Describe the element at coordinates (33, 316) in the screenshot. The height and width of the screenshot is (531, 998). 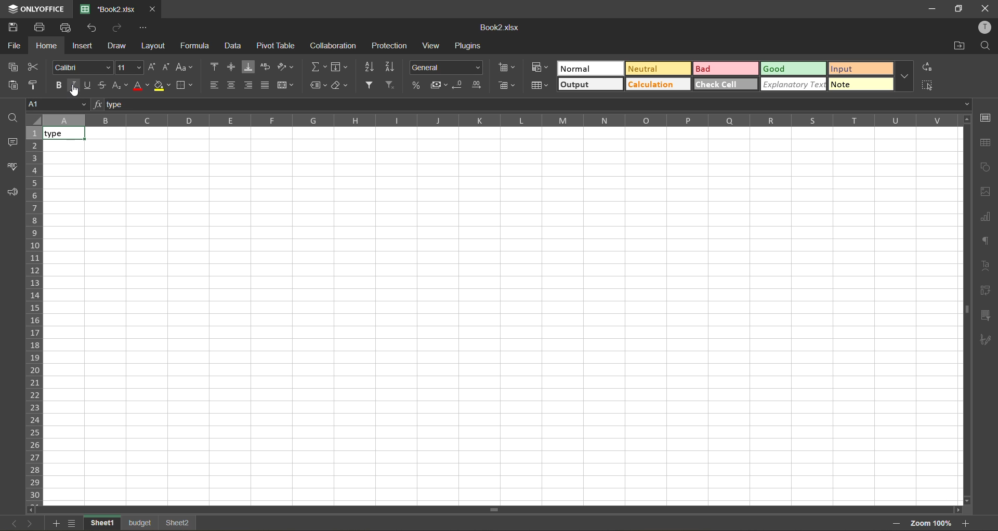
I see `row numbers` at that location.